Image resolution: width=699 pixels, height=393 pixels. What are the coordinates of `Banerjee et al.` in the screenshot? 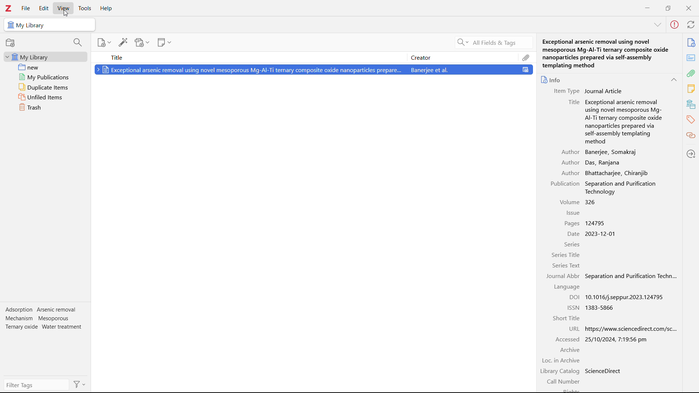 It's located at (472, 71).